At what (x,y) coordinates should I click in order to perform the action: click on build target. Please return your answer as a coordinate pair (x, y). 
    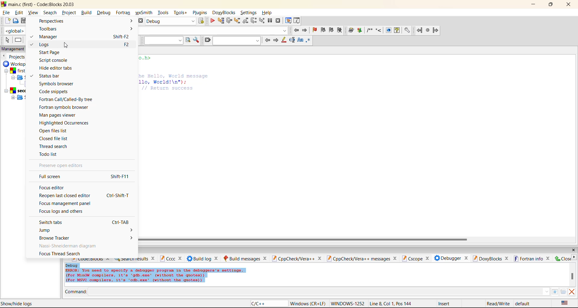
    Looking at the image, I should click on (171, 22).